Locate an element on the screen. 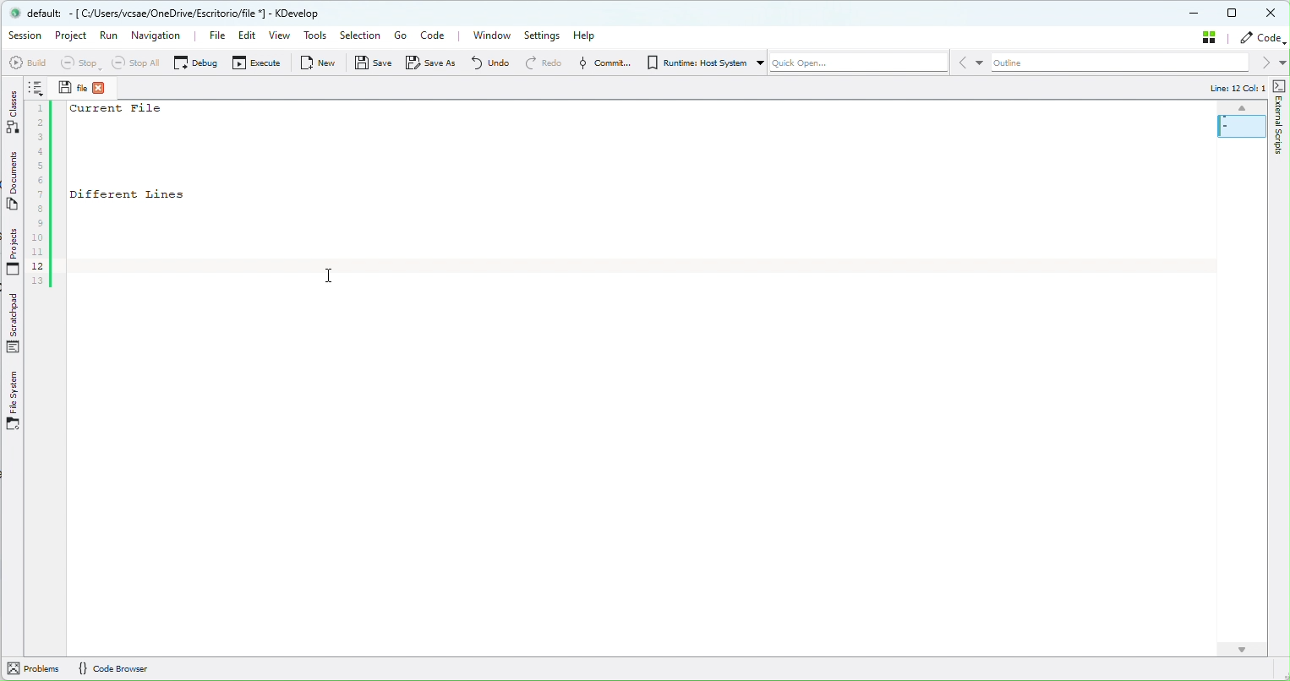 Image resolution: width=1290 pixels, height=681 pixels. File System is located at coordinates (17, 406).